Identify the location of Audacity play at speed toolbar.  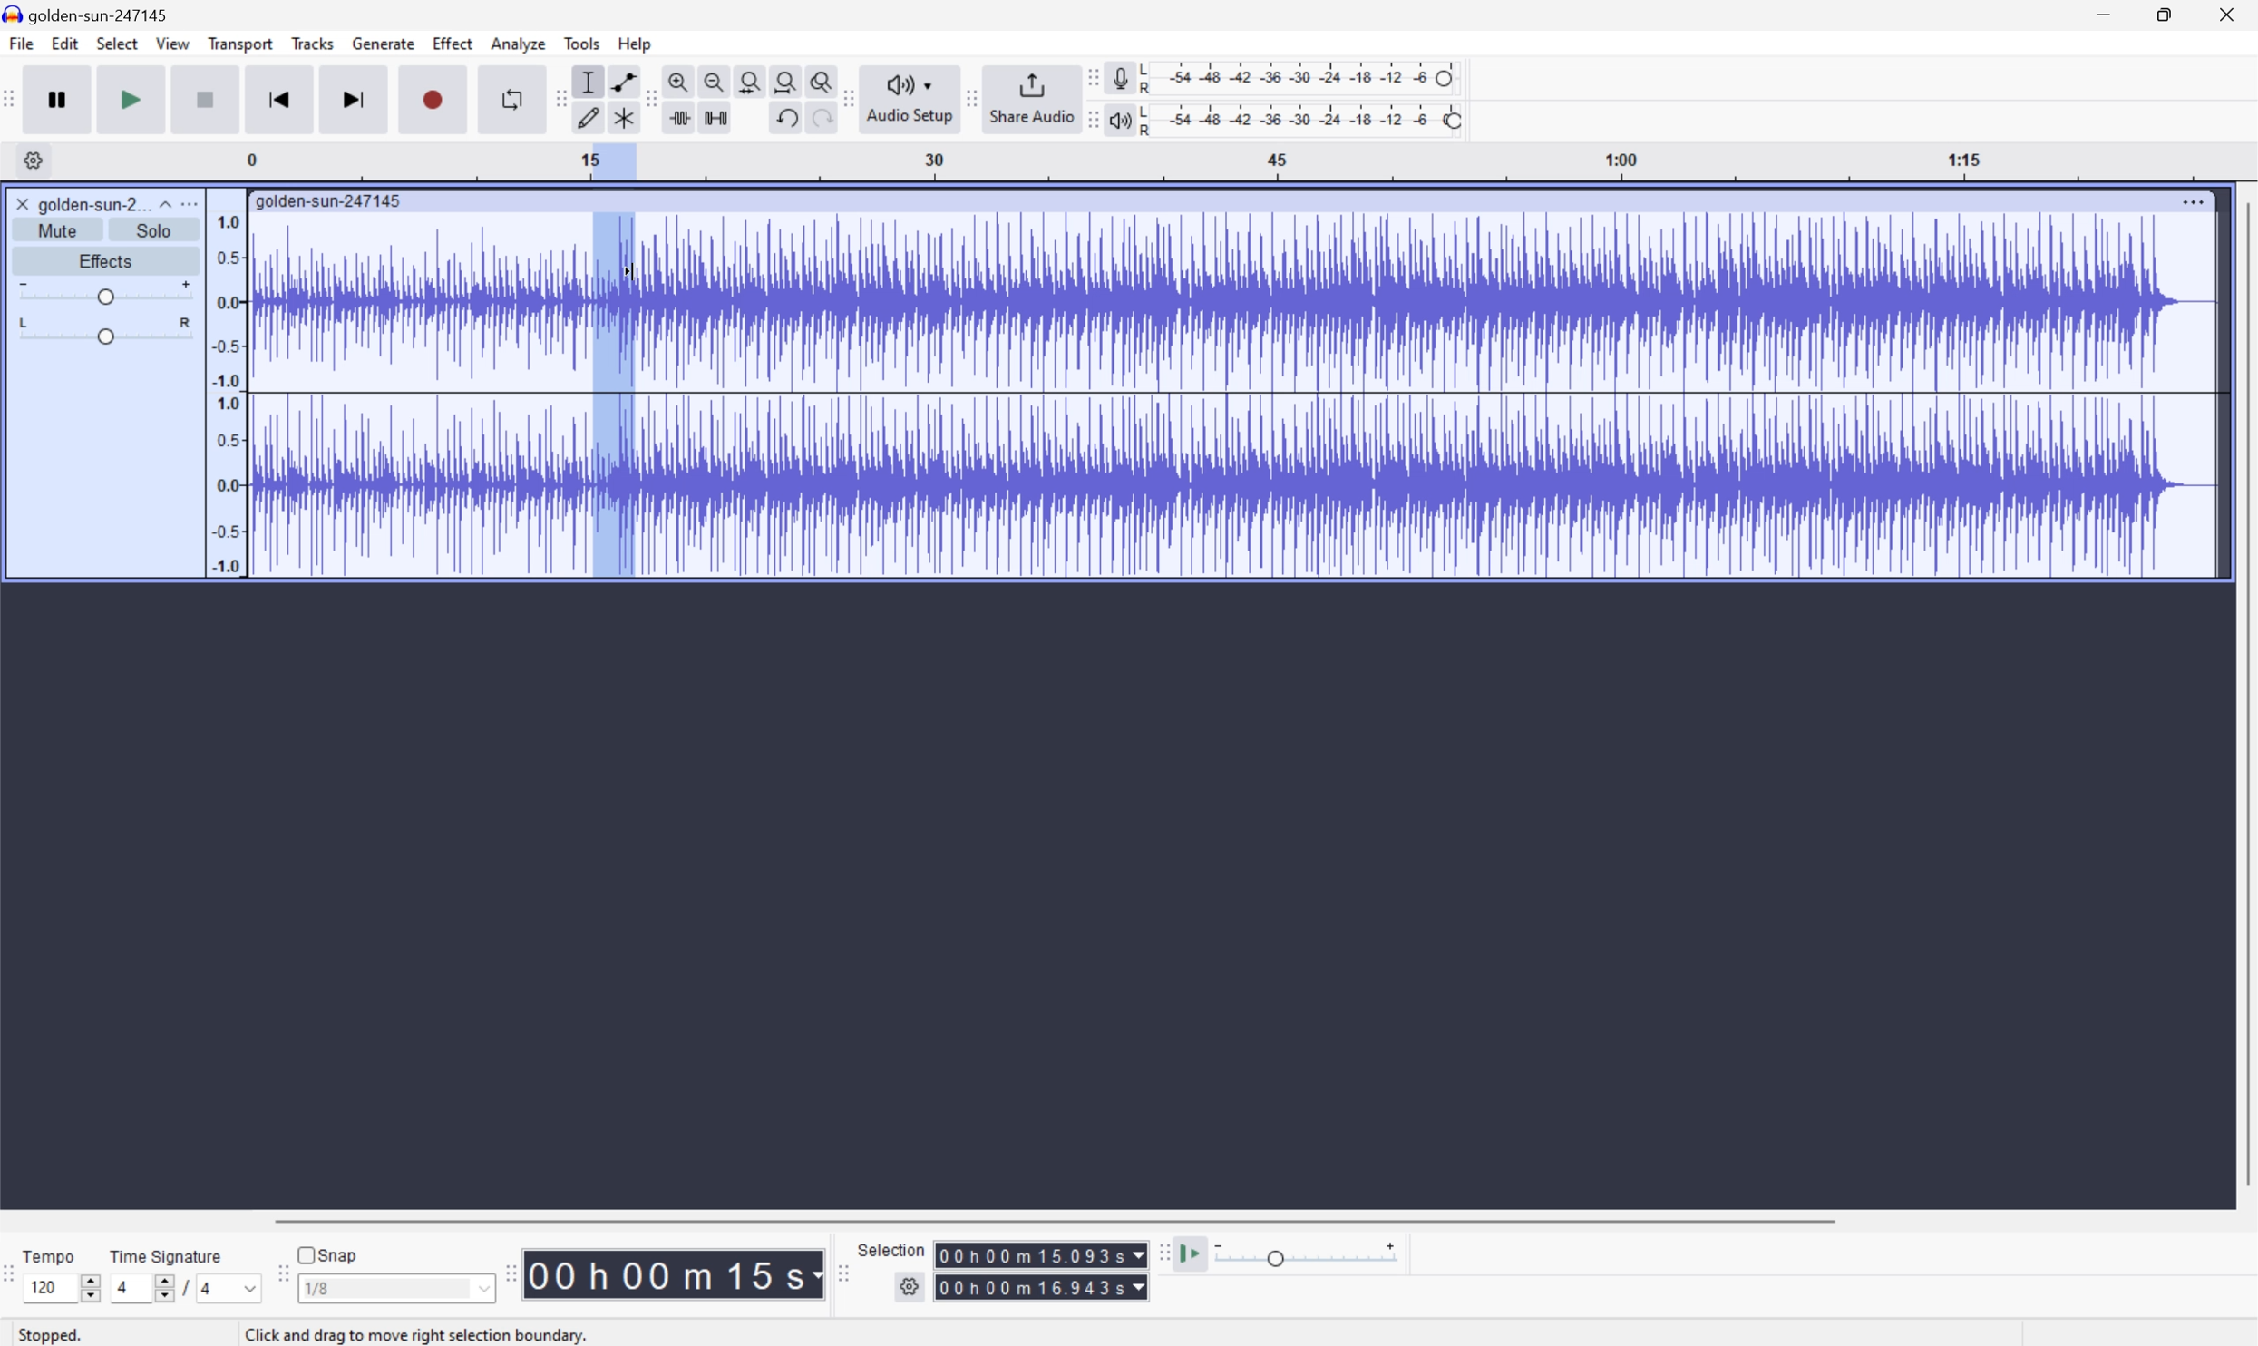
(1162, 1253).